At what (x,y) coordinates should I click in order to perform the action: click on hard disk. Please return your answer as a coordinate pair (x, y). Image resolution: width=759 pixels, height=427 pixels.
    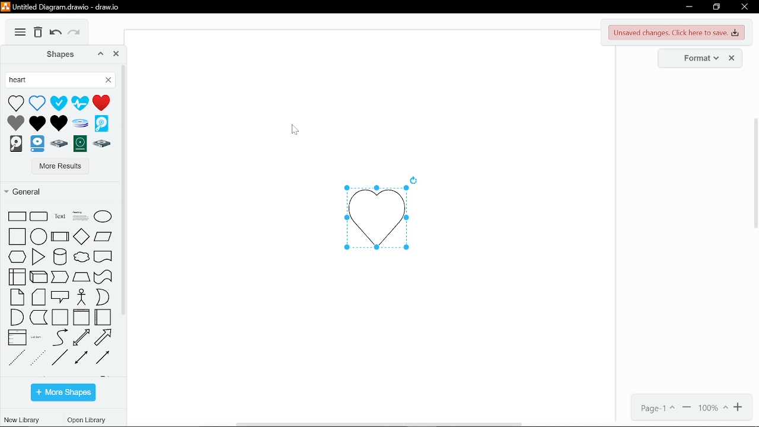
    Looking at the image, I should click on (15, 145).